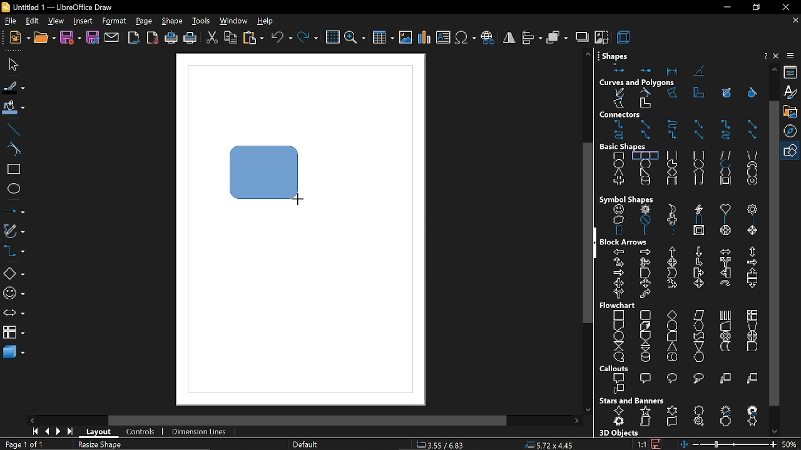 The width and height of the screenshot is (801, 450). What do you see at coordinates (576, 421) in the screenshot?
I see `move right` at bounding box center [576, 421].